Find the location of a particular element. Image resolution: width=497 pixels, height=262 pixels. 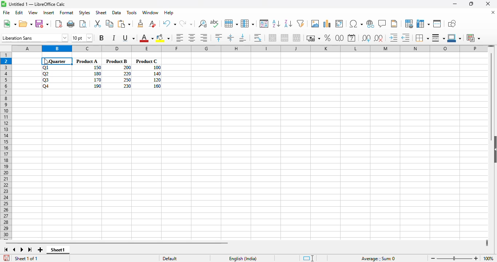

140 is located at coordinates (157, 74).